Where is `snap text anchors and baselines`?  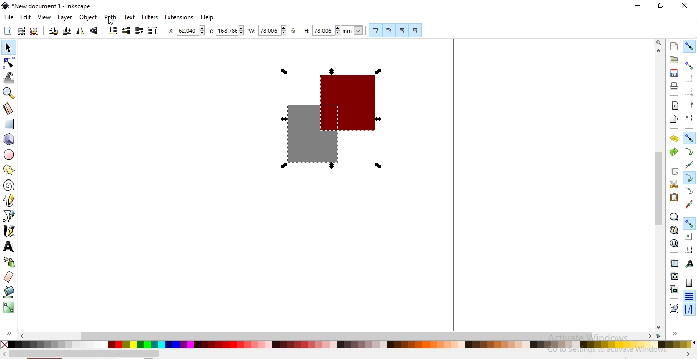 snap text anchors and baselines is located at coordinates (689, 264).